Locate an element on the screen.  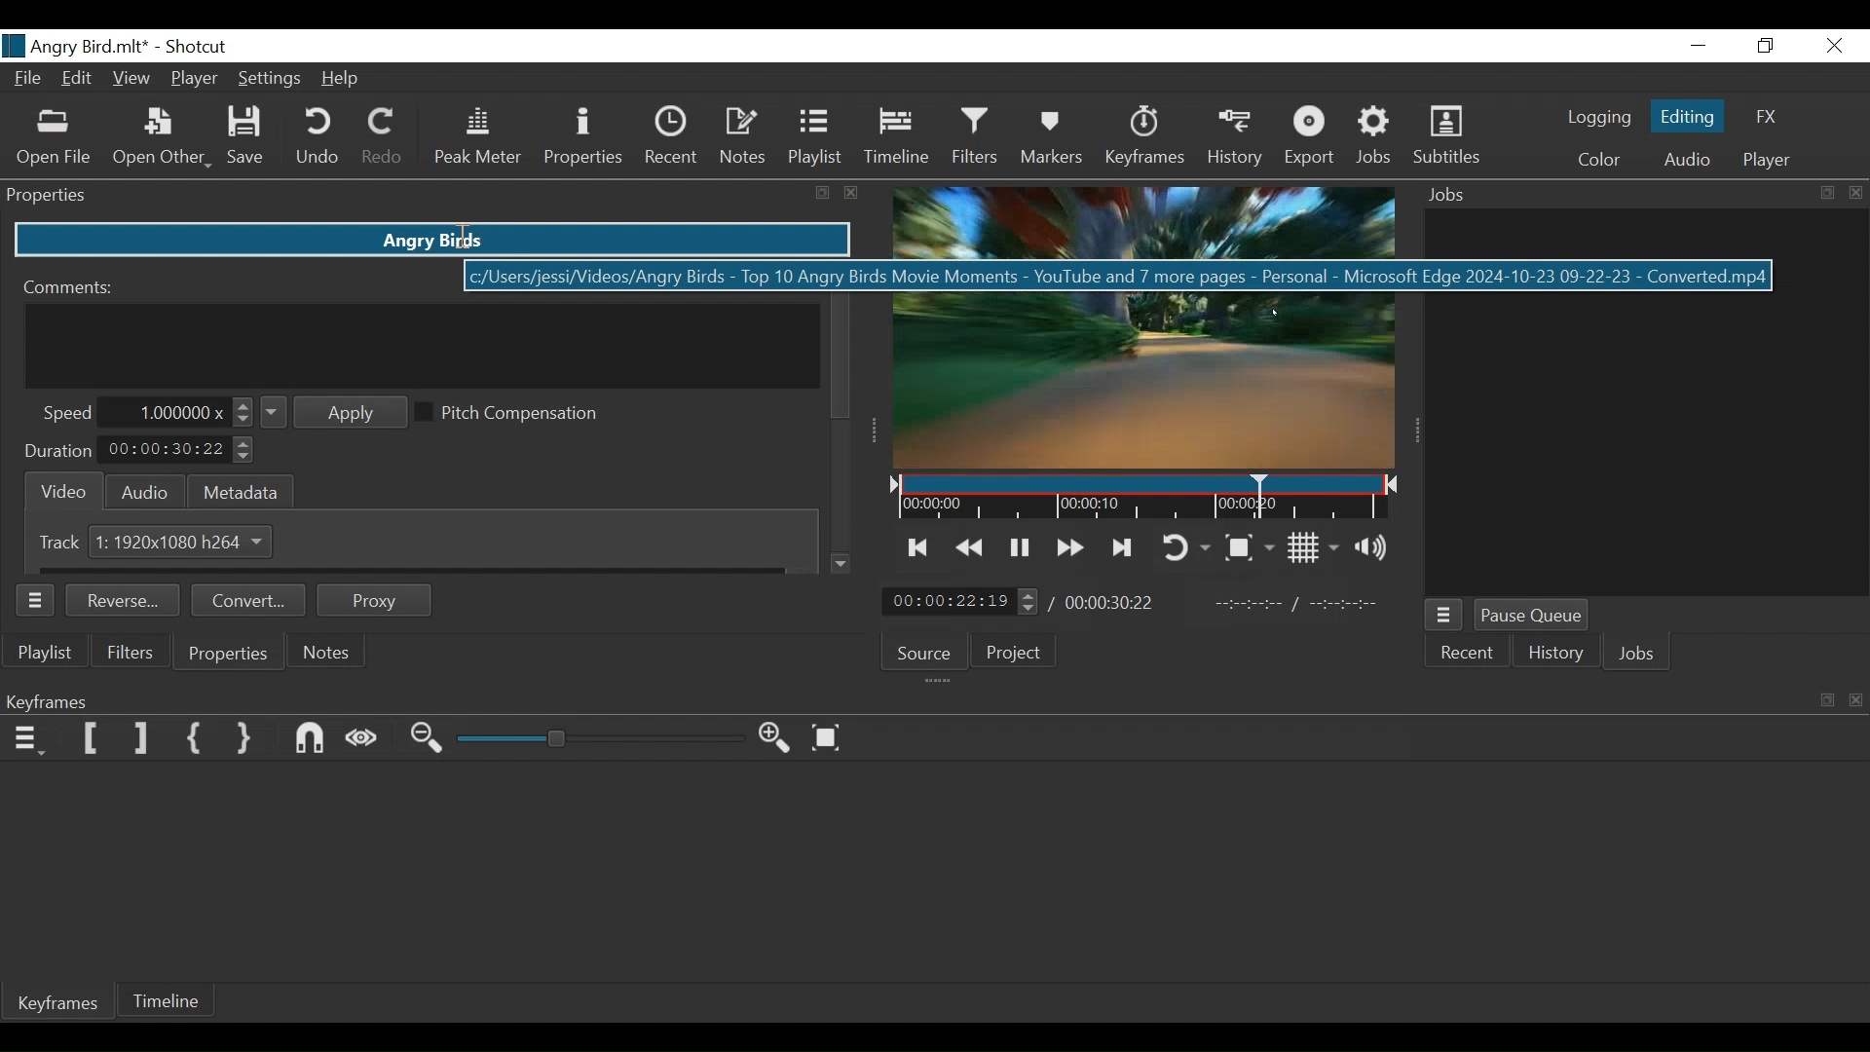
Jobs Panel is located at coordinates (1641, 398).